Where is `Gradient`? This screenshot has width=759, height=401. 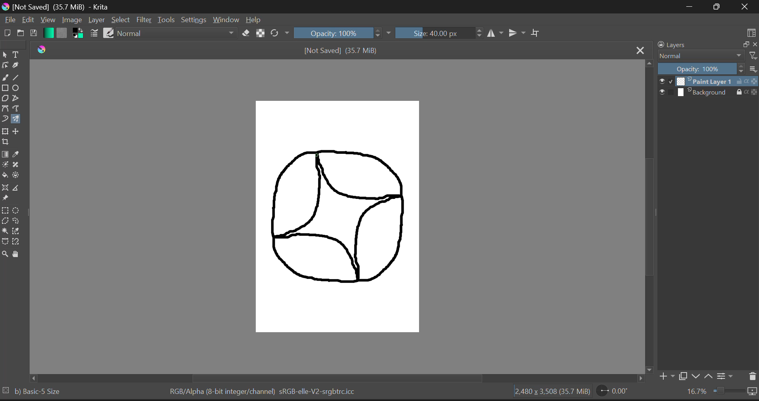
Gradient is located at coordinates (48, 33).